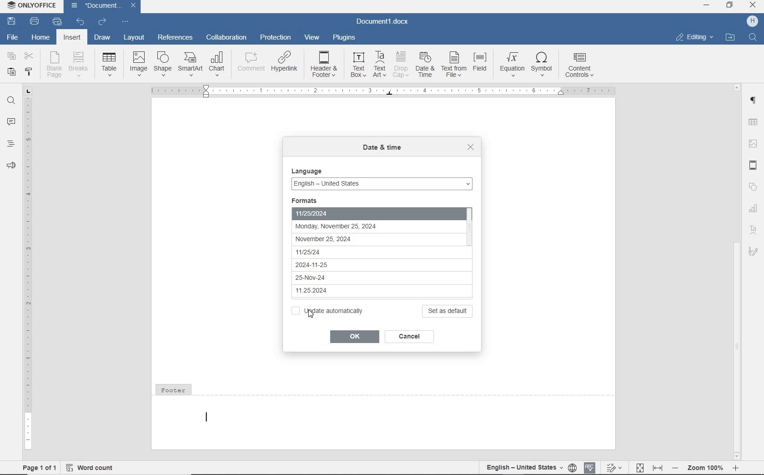 The width and height of the screenshot is (764, 475). I want to click on undo, so click(80, 23).